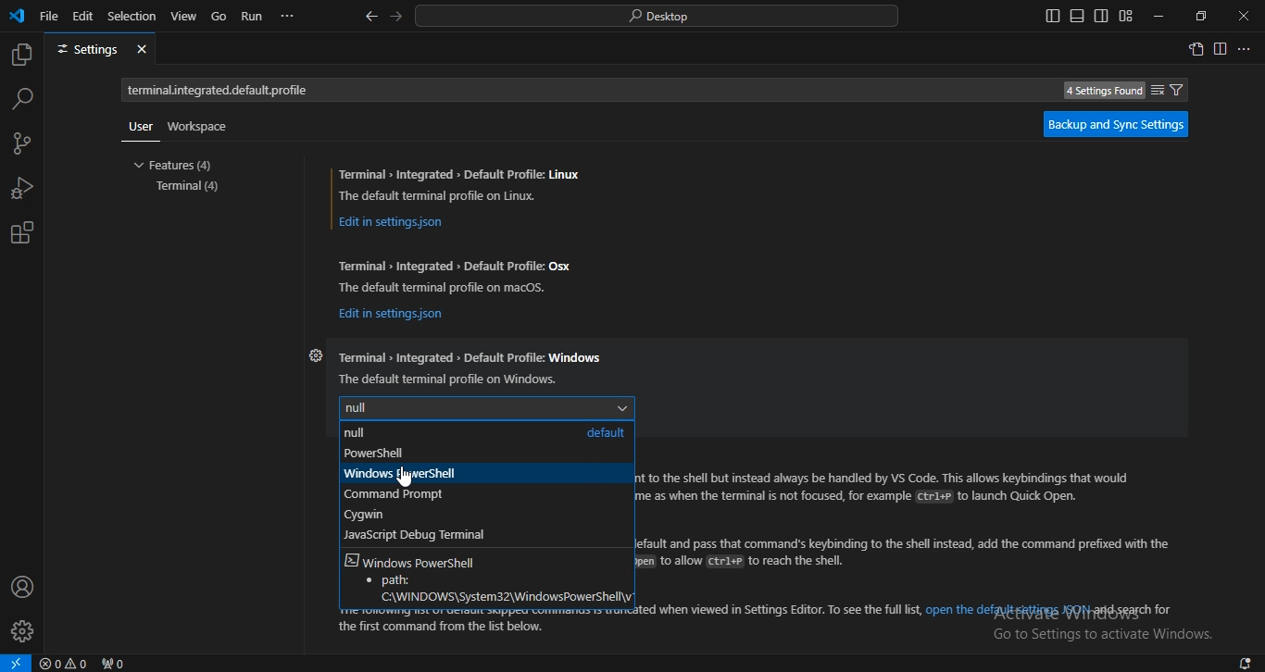 The image size is (1265, 672). What do you see at coordinates (1160, 15) in the screenshot?
I see `minimize` at bounding box center [1160, 15].